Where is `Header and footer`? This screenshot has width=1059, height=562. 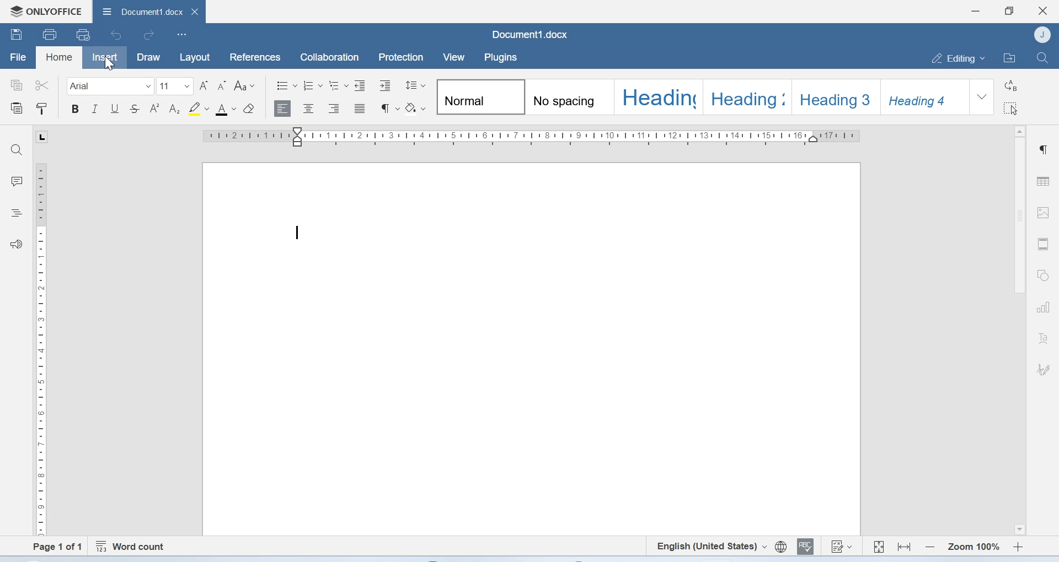
Header and footer is located at coordinates (1042, 244).